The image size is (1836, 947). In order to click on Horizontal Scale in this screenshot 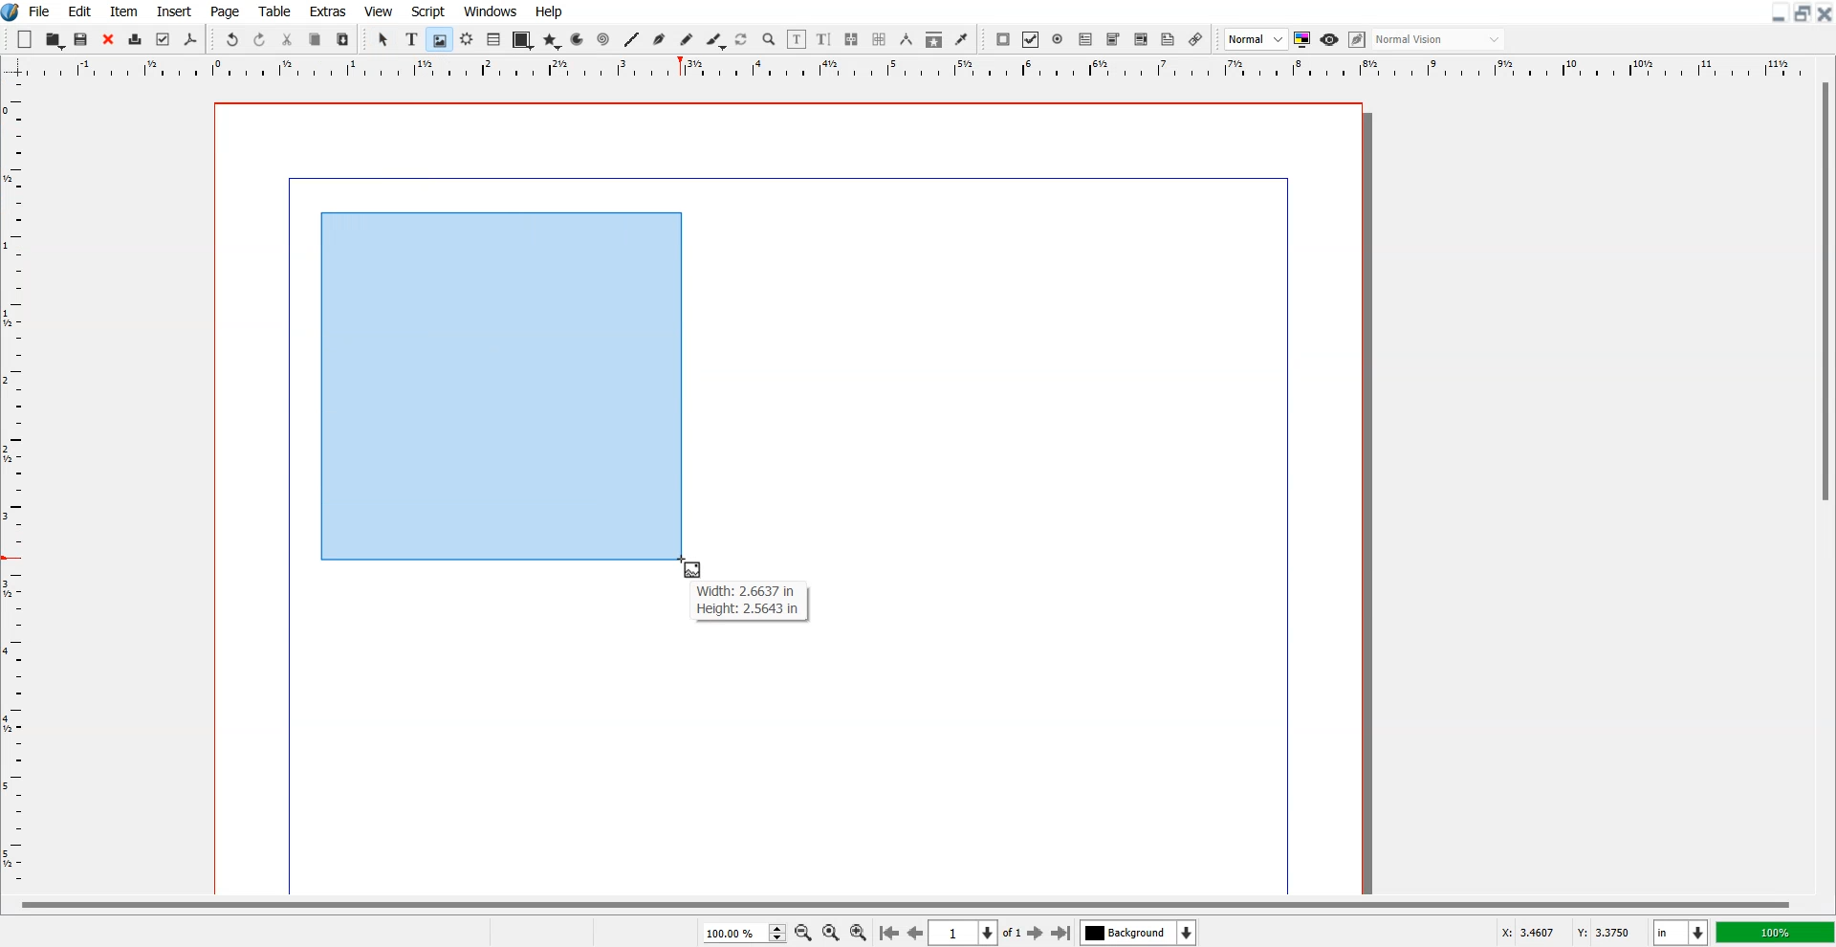, I will do `click(18, 487)`.